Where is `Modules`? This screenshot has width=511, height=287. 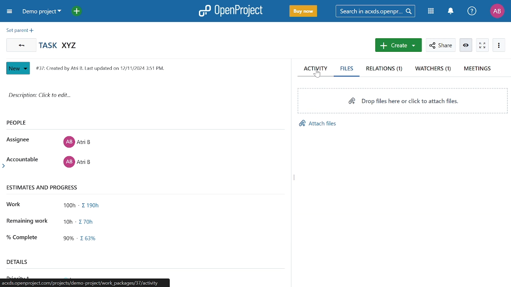
Modules is located at coordinates (431, 11).